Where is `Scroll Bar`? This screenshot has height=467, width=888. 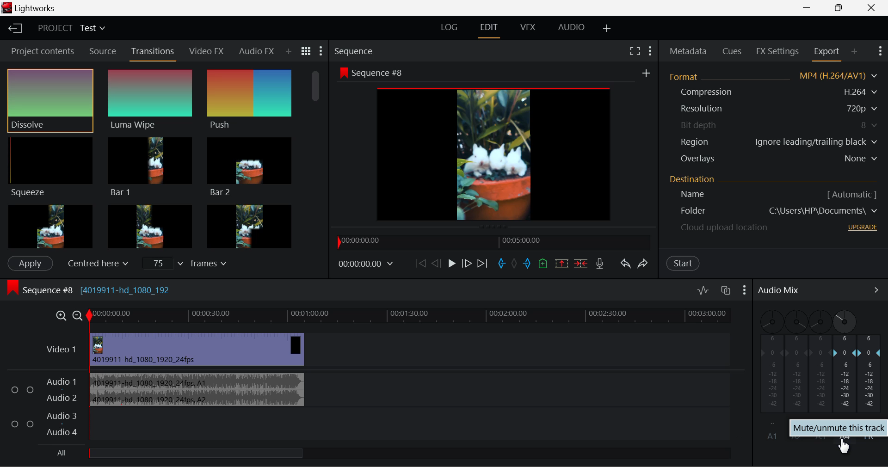
Scroll Bar is located at coordinates (314, 158).